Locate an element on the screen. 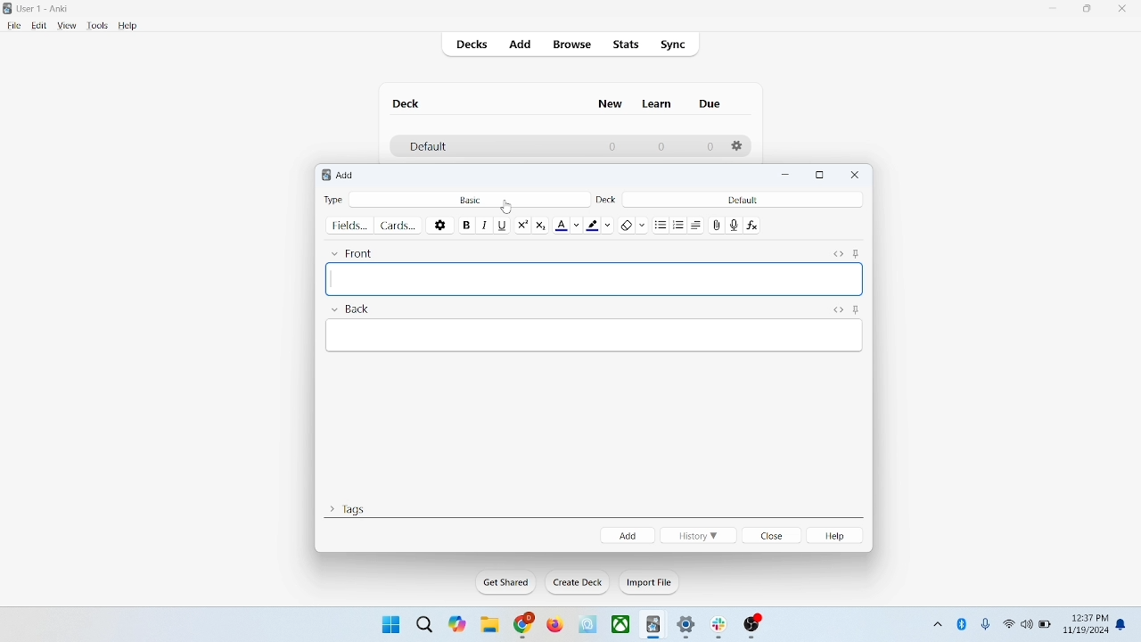 This screenshot has width=1141, height=642. bold is located at coordinates (465, 225).